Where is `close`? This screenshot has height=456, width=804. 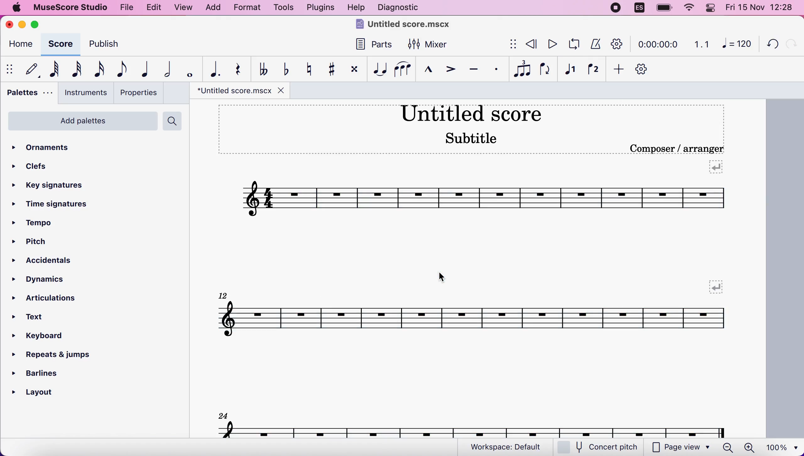
close is located at coordinates (11, 25).